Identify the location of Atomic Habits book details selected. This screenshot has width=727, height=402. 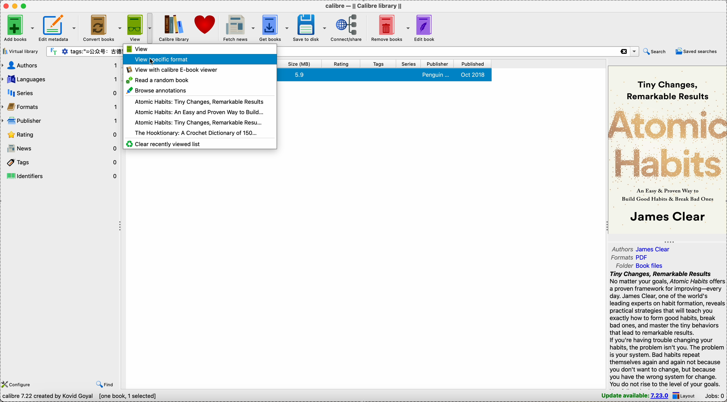
(385, 75).